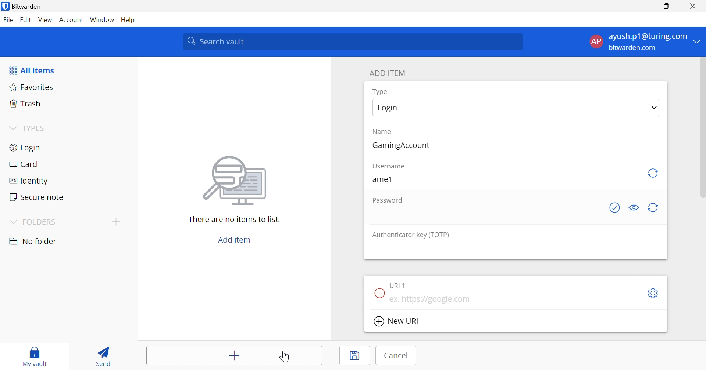 This screenshot has width=706, height=370. I want to click on Secure note, so click(37, 196).